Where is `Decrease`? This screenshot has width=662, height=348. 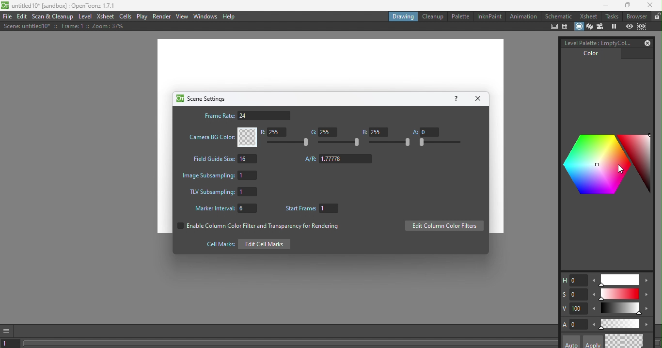 Decrease is located at coordinates (594, 296).